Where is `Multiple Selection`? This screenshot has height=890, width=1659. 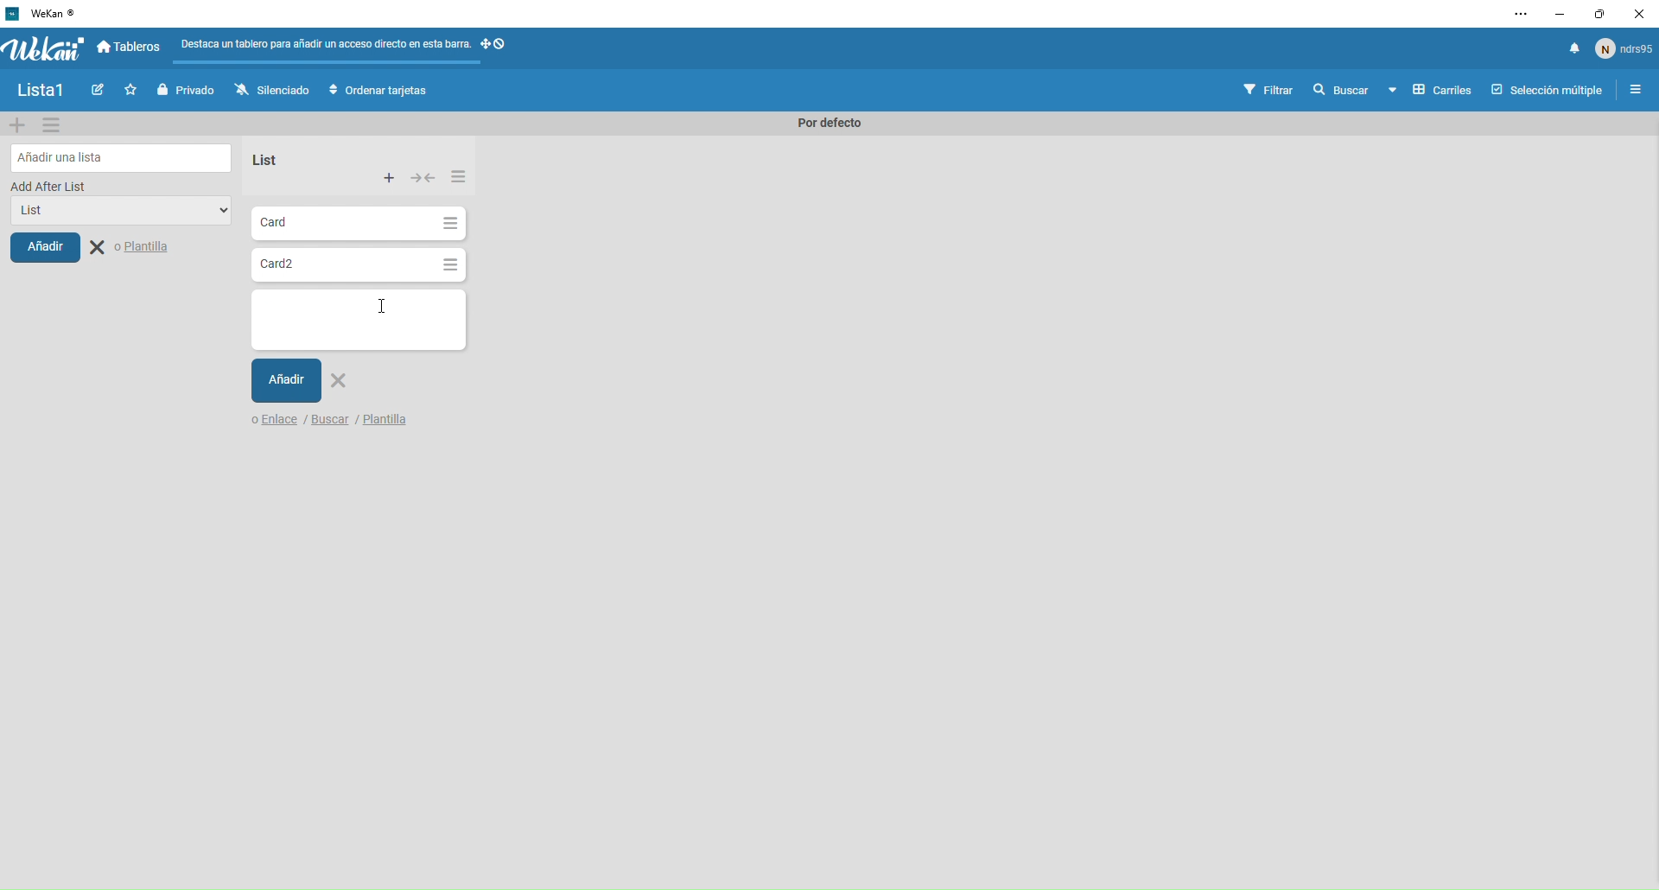
Multiple Selection is located at coordinates (1549, 92).